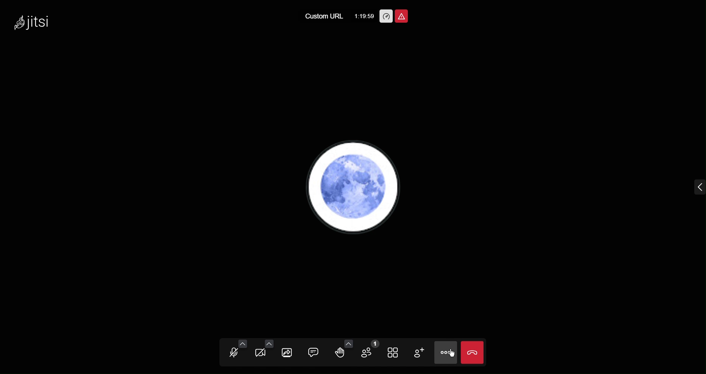 The width and height of the screenshot is (706, 374). What do you see at coordinates (397, 353) in the screenshot?
I see `Tile View` at bounding box center [397, 353].